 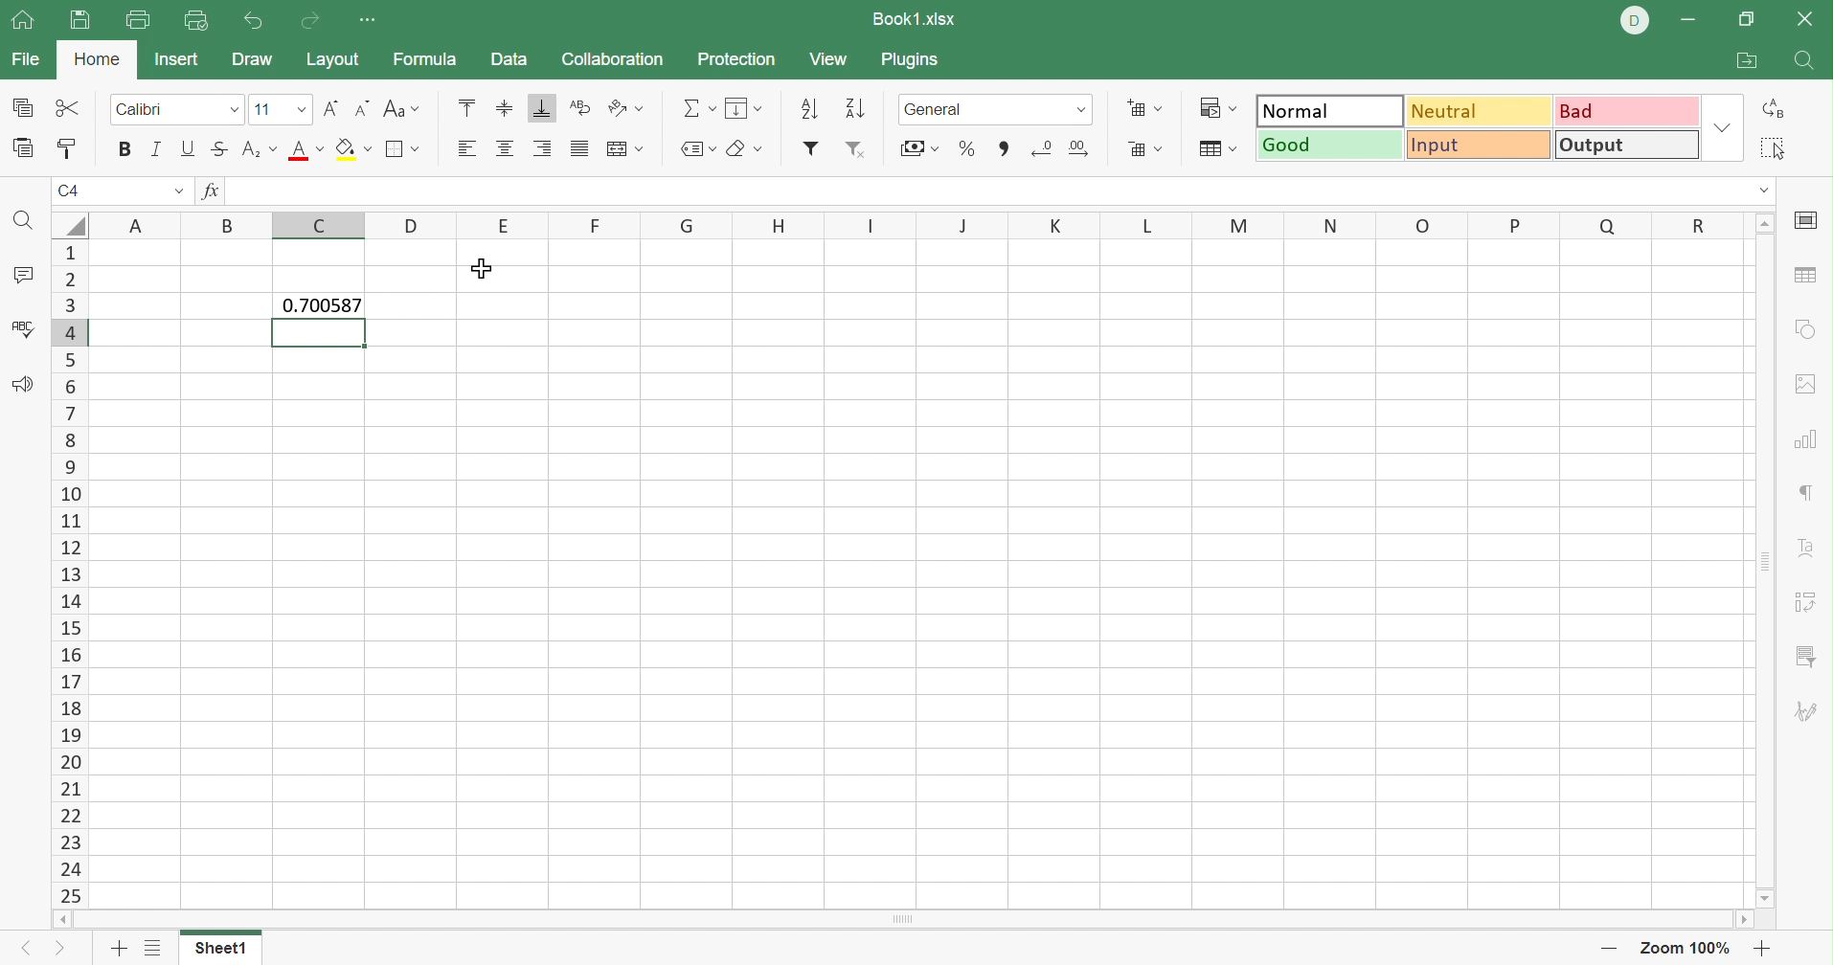 What do you see at coordinates (1807, 221) in the screenshot?
I see `Cell settings` at bounding box center [1807, 221].